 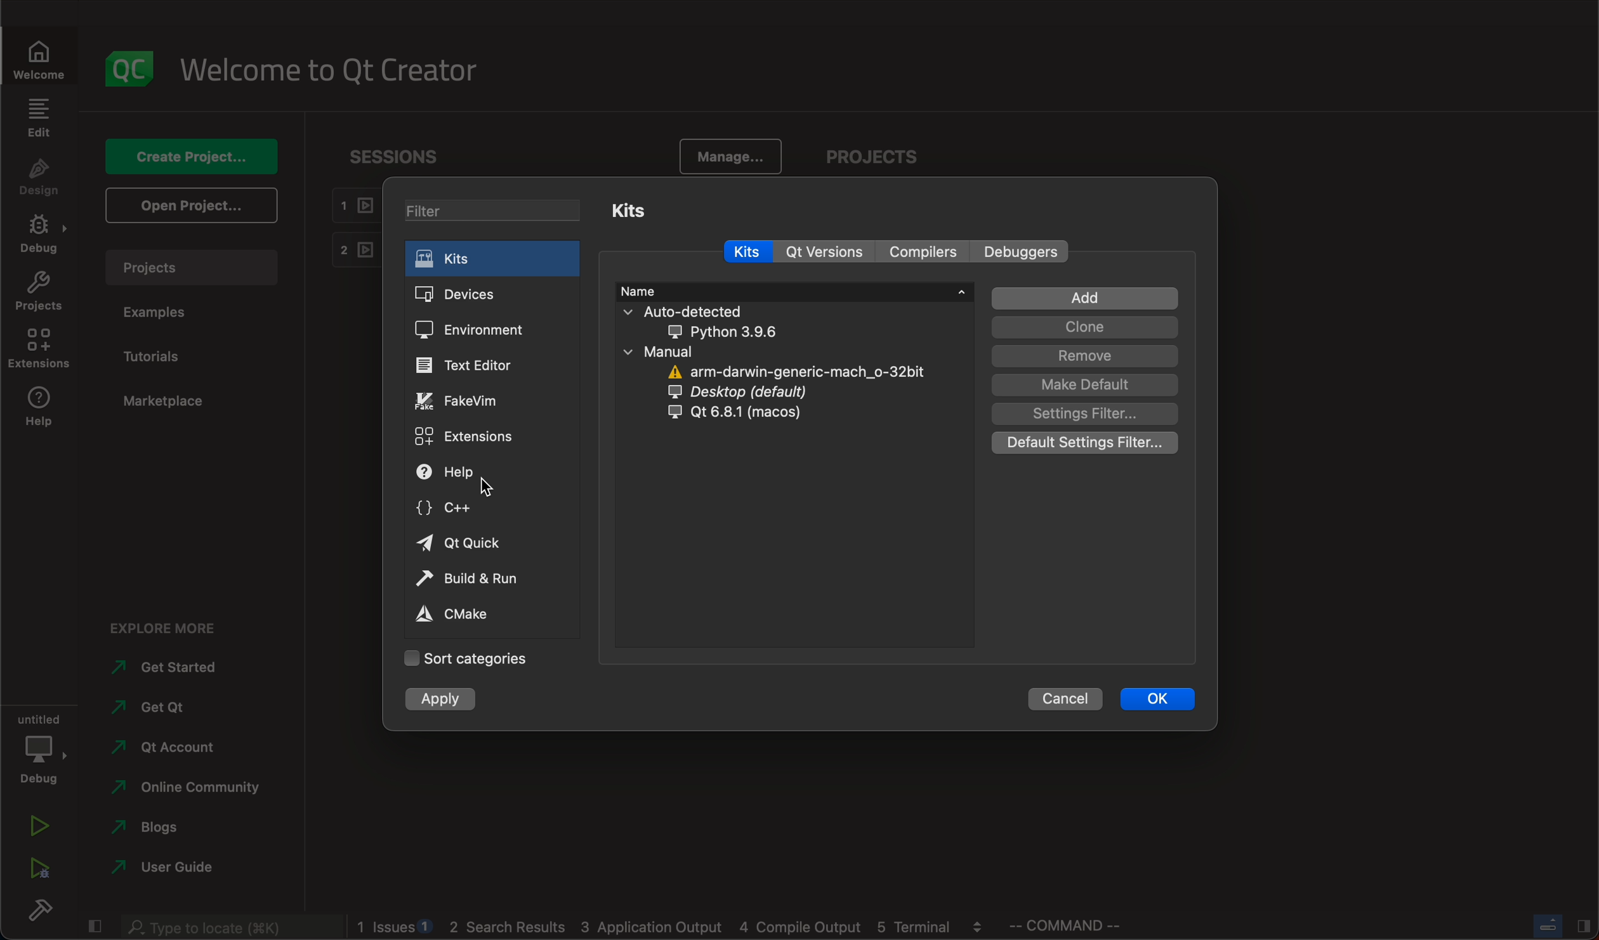 I want to click on qt, so click(x=473, y=544).